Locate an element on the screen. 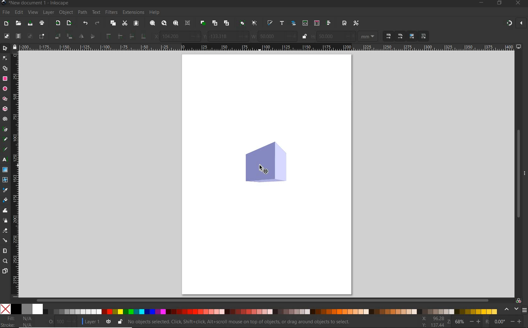  open file dialog is located at coordinates (18, 24).